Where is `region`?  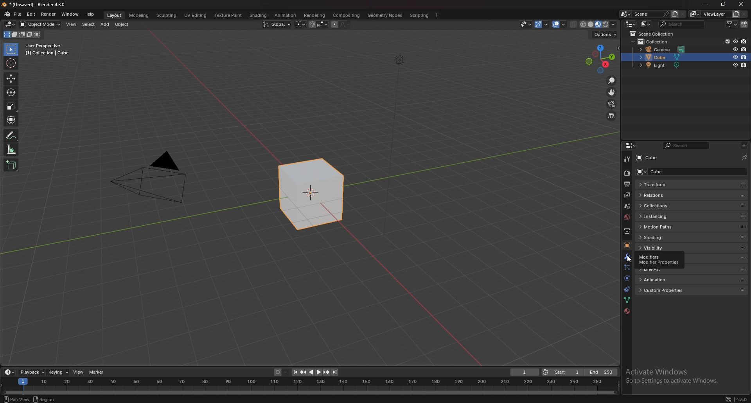
region is located at coordinates (48, 399).